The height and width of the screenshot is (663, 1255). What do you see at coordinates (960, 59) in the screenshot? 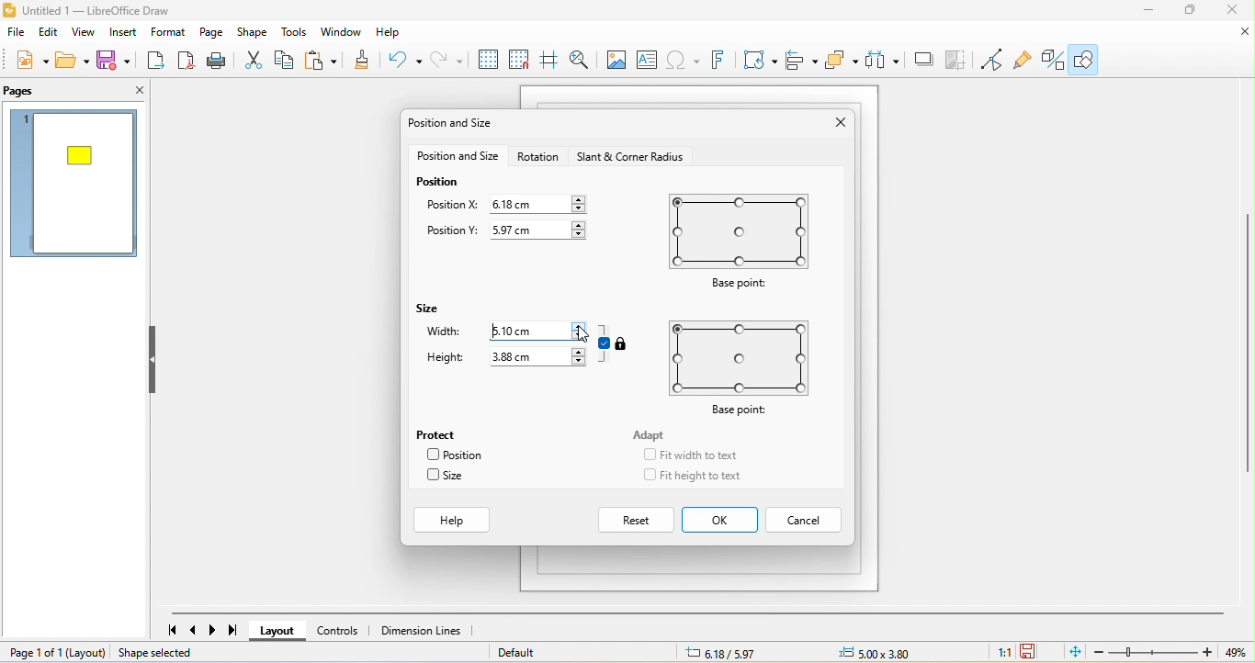
I see `crop image` at bounding box center [960, 59].